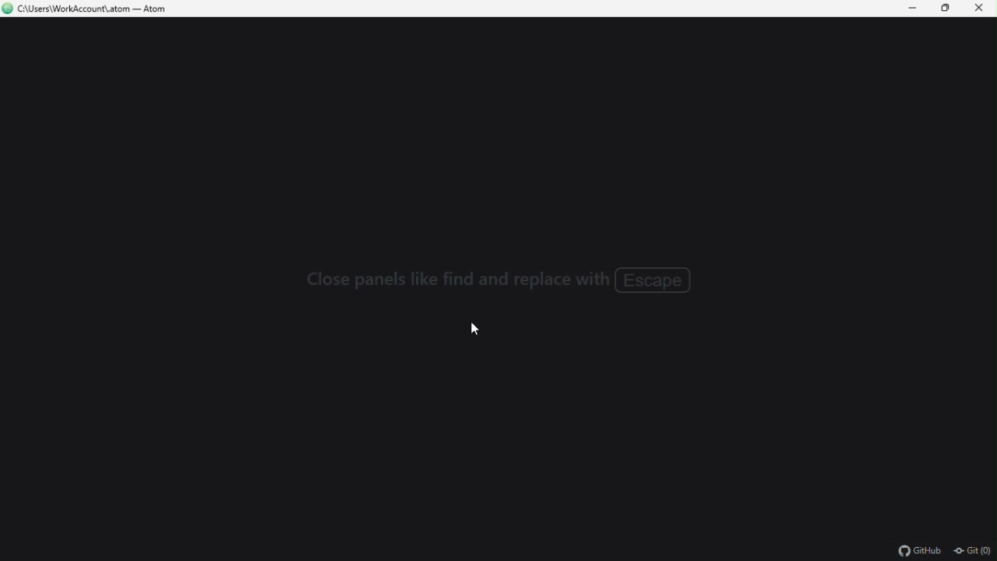 The width and height of the screenshot is (997, 561). I want to click on git, so click(974, 550).